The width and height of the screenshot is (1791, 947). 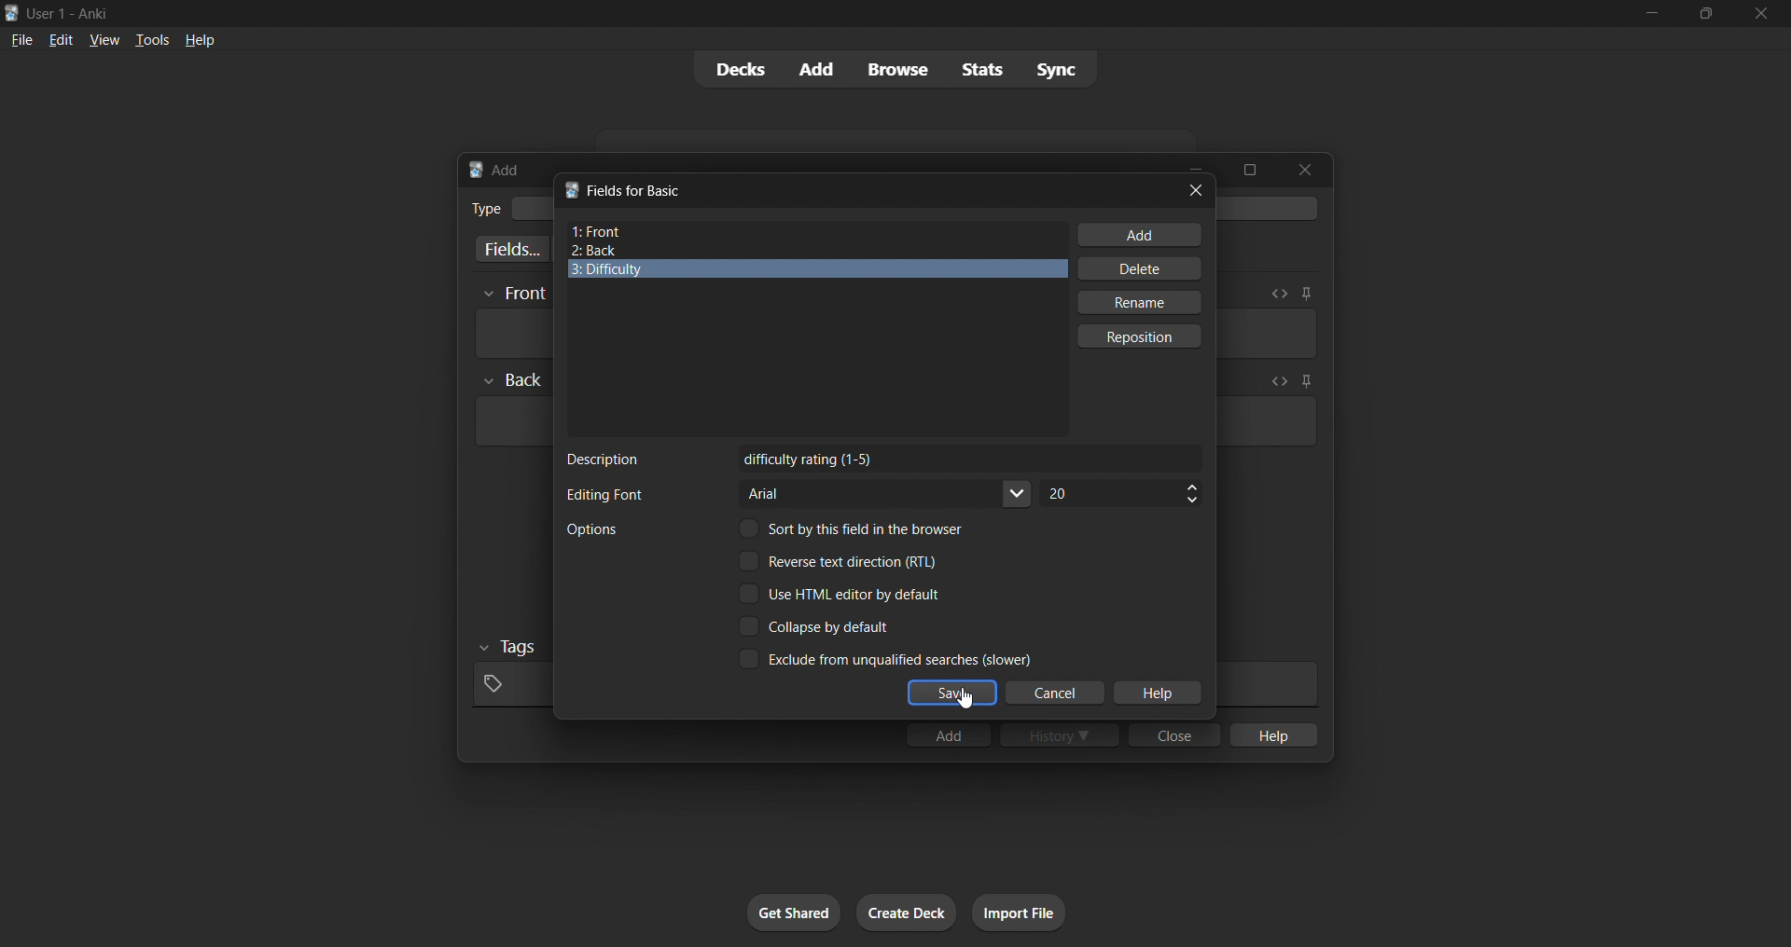 I want to click on Anki logo, so click(x=12, y=13).